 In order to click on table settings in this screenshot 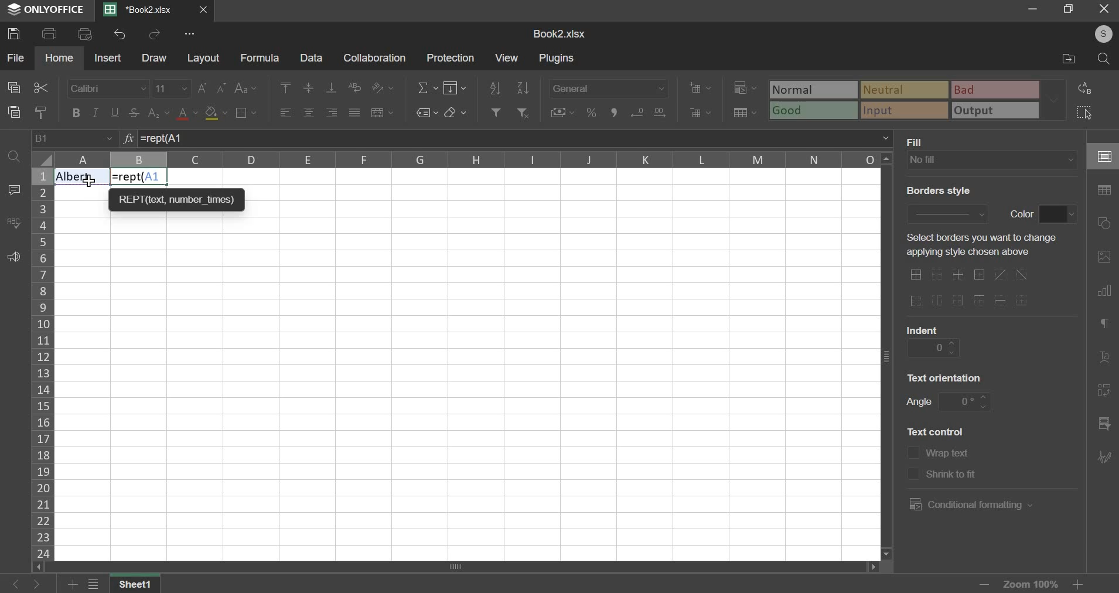, I will do `click(1105, 190)`.